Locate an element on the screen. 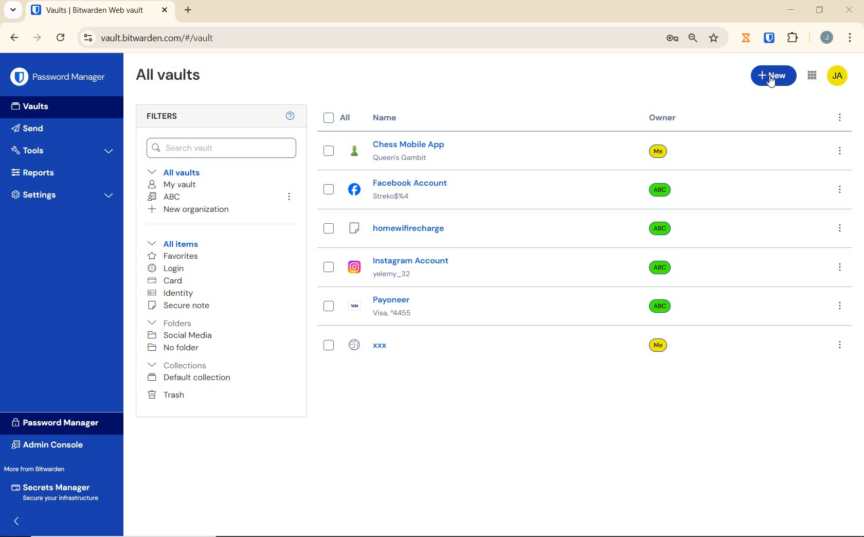 The height and width of the screenshot is (537, 864). All vaults is located at coordinates (185, 172).